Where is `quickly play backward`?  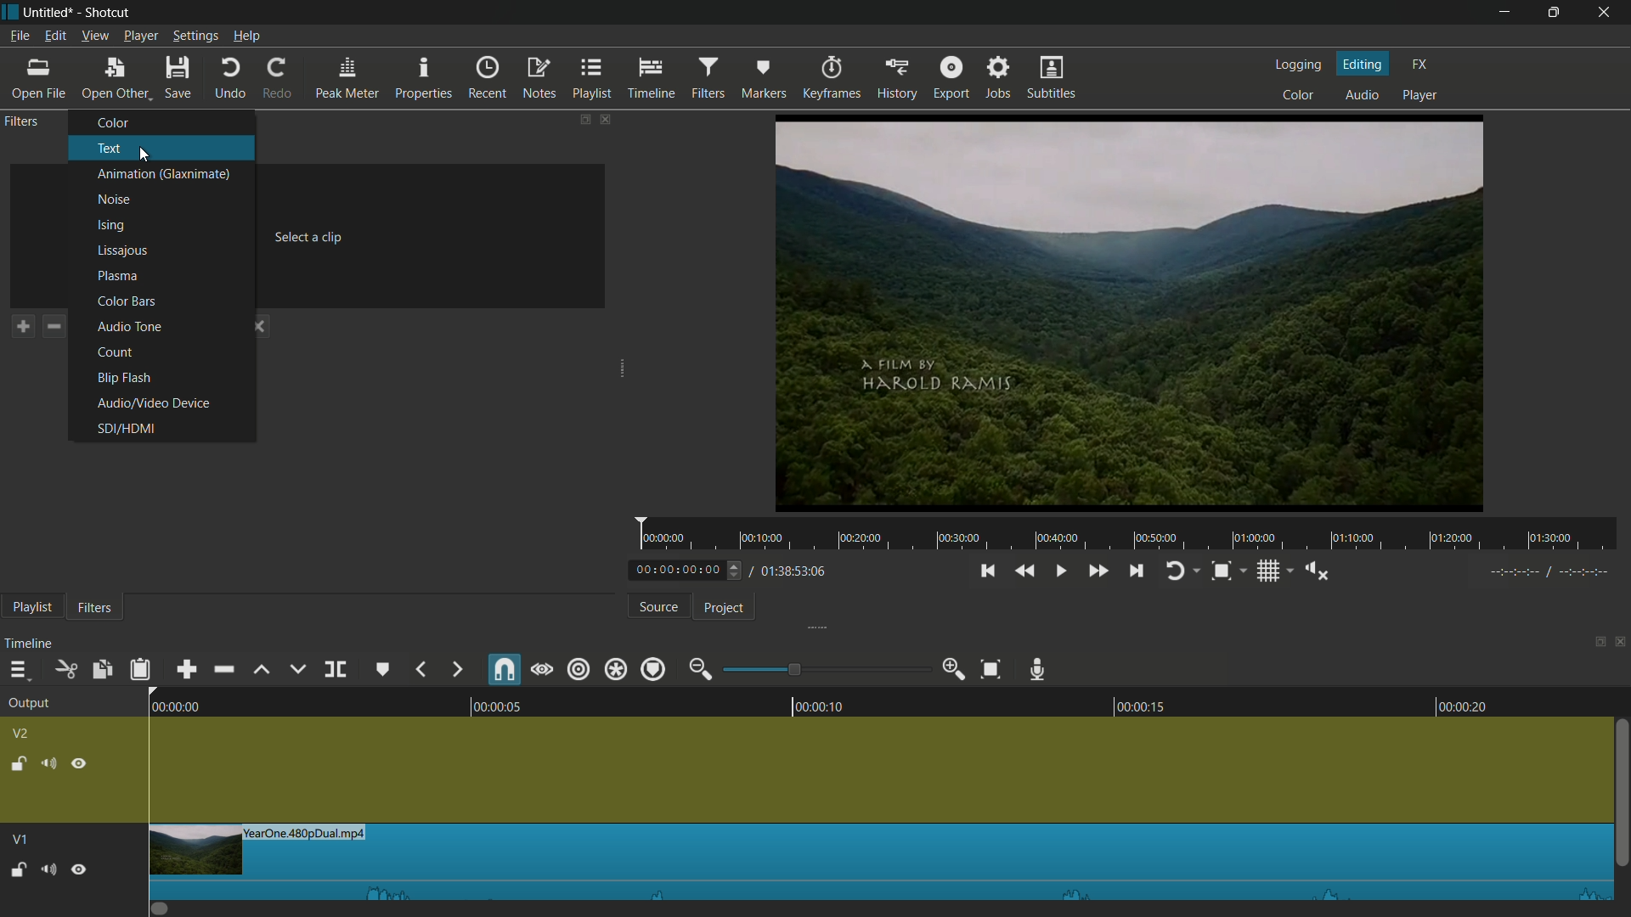 quickly play backward is located at coordinates (1025, 571).